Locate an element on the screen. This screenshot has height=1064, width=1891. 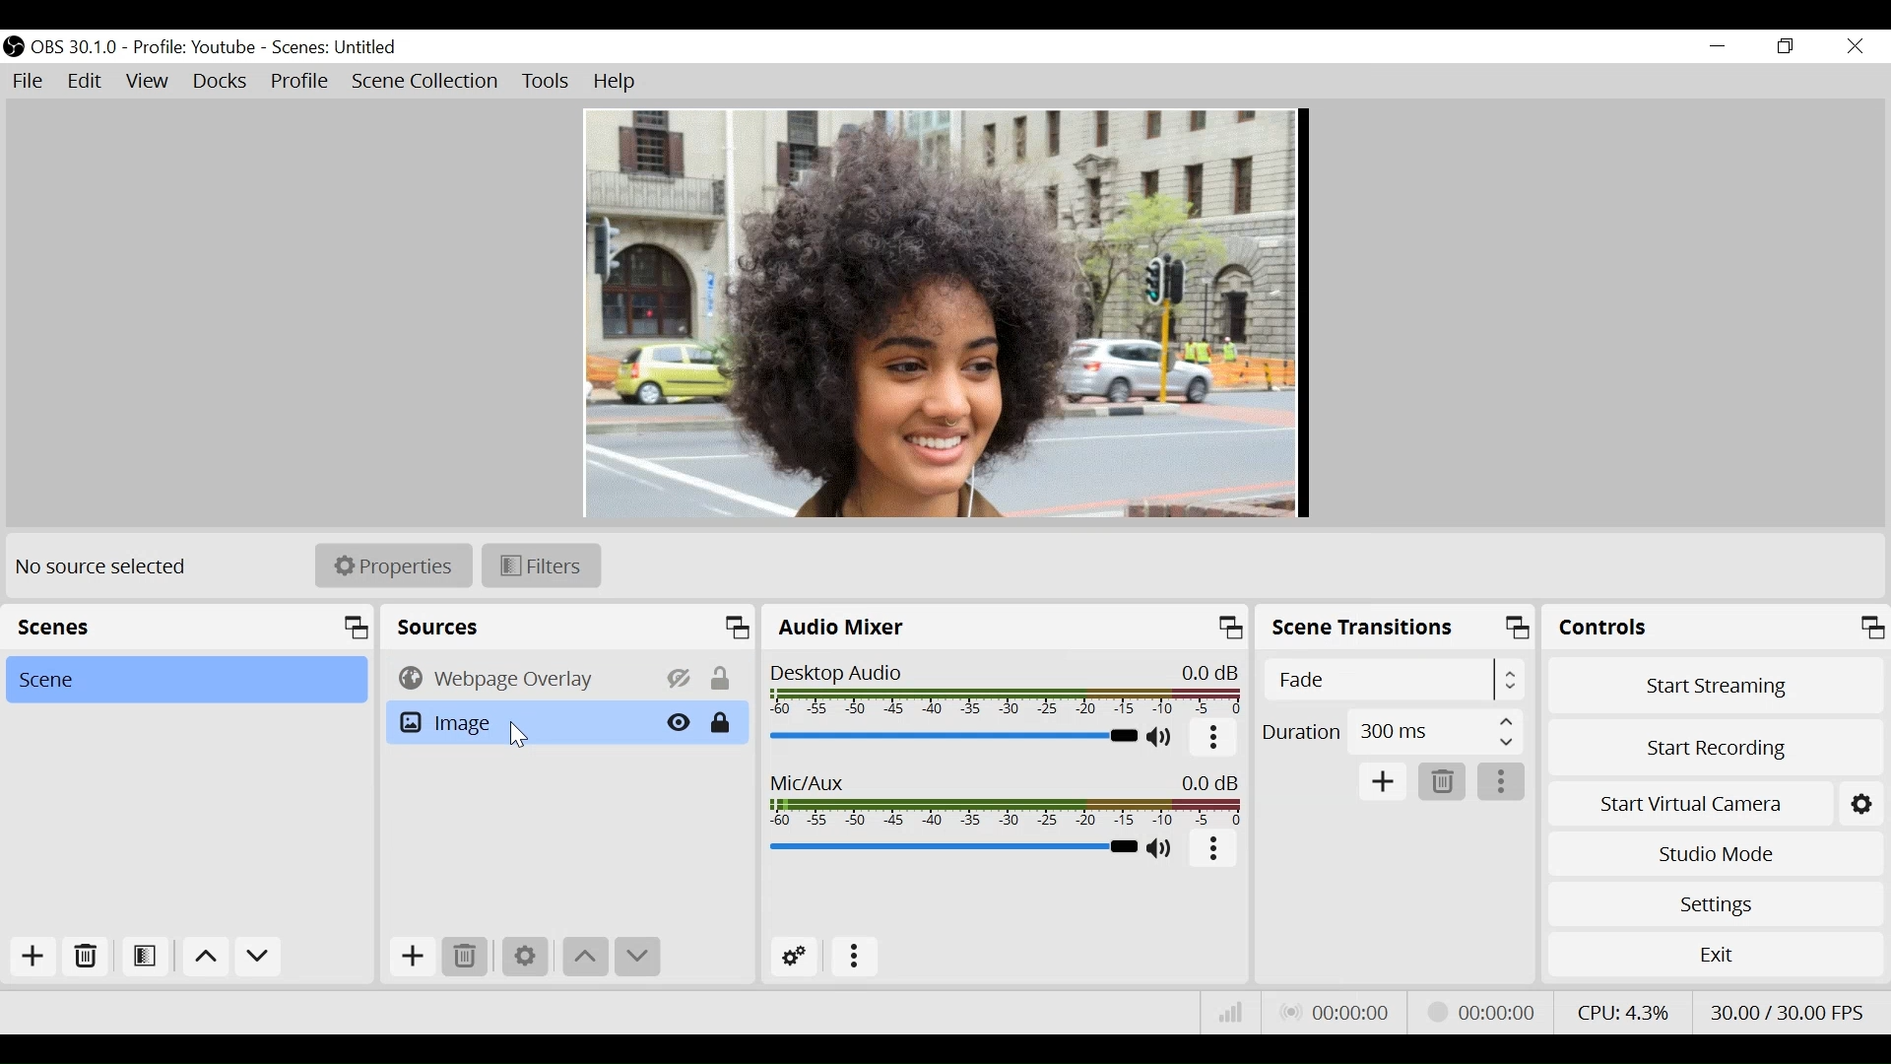
(un)mute is located at coordinates (1162, 850).